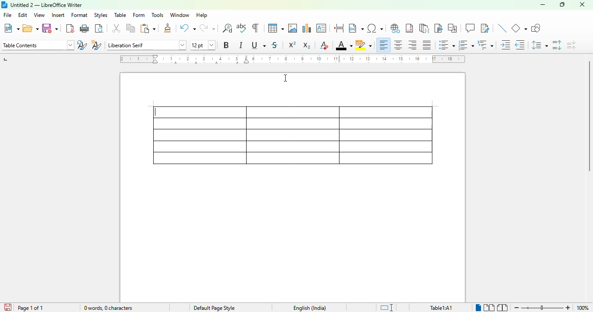 The width and height of the screenshot is (593, 312). I want to click on zoom in, so click(567, 308).